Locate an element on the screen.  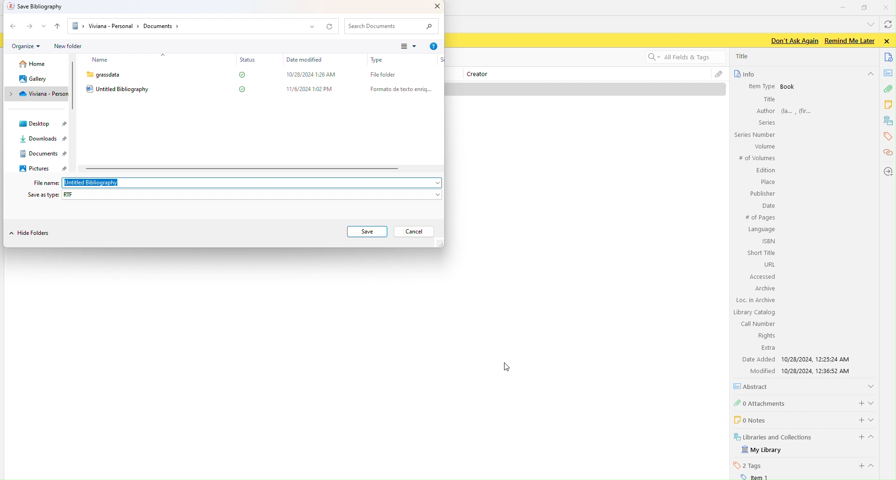
Date is located at coordinates (768, 206).